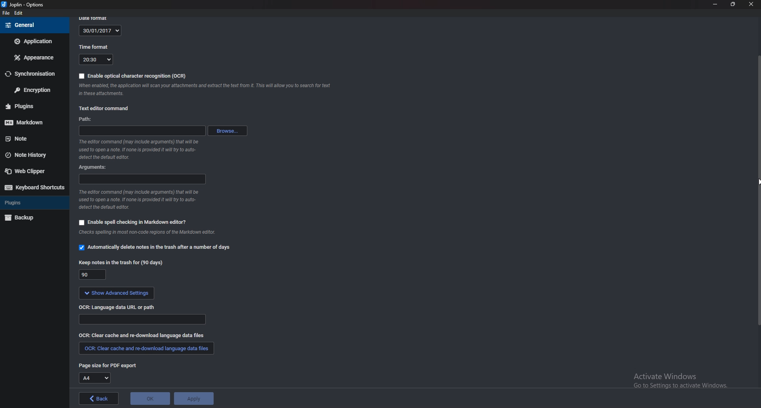 The height and width of the screenshot is (408, 761). I want to click on enable OCR, so click(134, 76).